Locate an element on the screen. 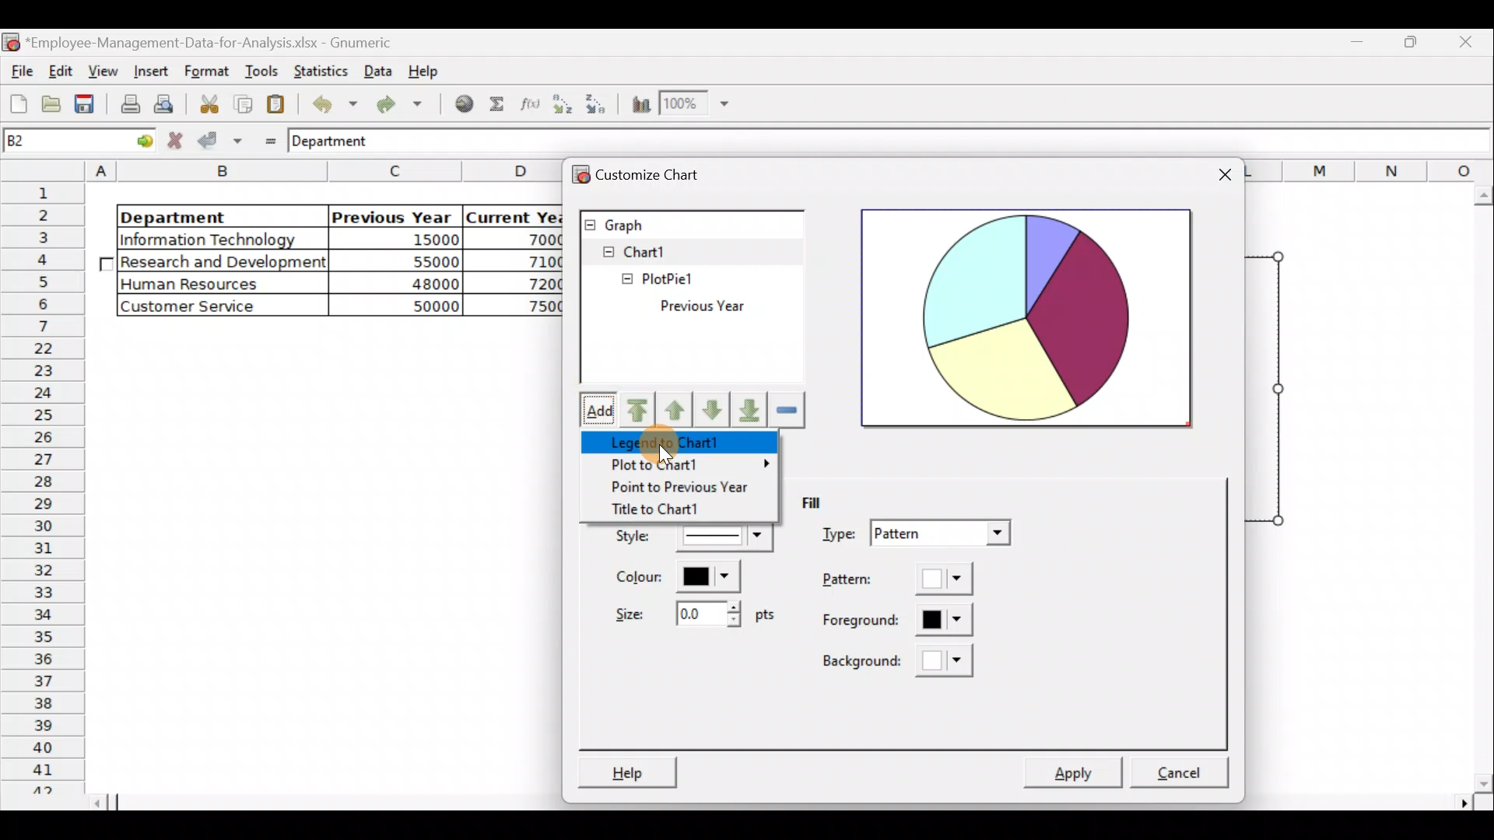  Customer Service is located at coordinates (206, 306).